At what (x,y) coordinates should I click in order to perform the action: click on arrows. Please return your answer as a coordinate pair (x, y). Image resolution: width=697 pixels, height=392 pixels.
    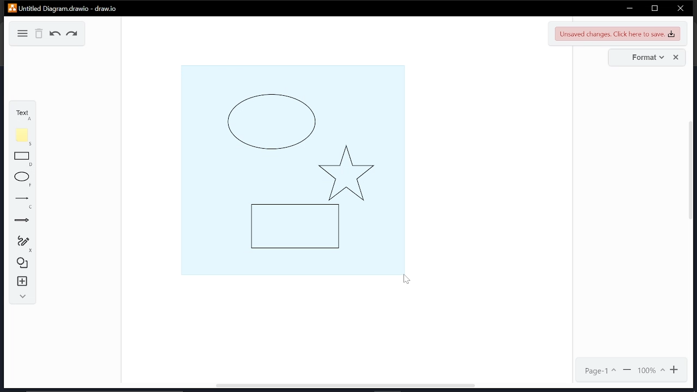
    Looking at the image, I should click on (22, 222).